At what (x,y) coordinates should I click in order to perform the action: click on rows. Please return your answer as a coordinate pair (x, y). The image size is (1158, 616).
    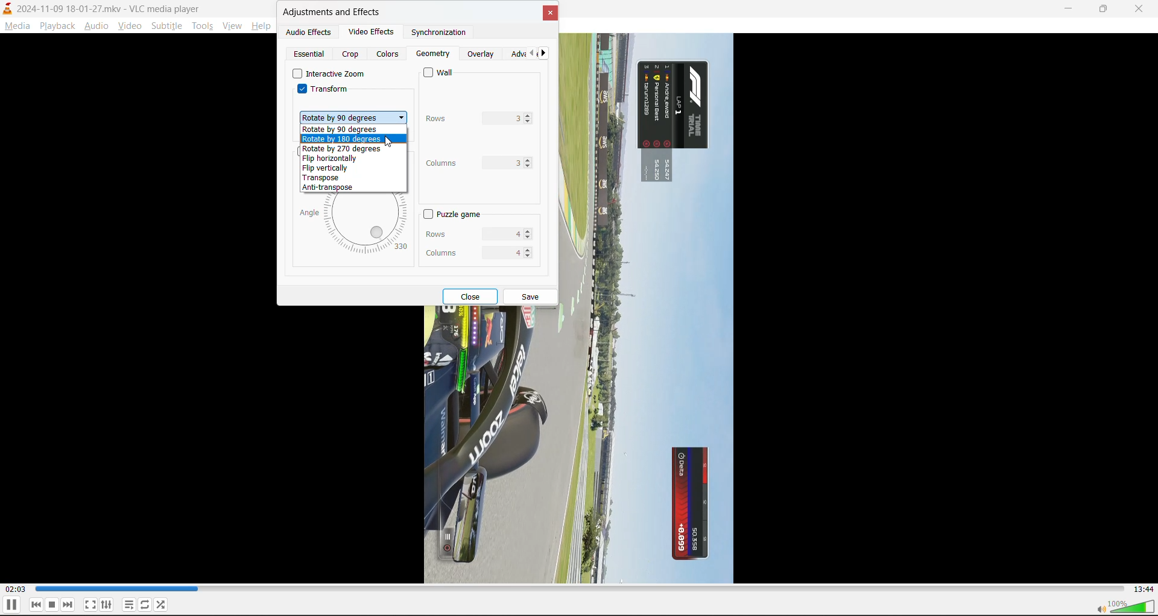
    Looking at the image, I should click on (467, 118).